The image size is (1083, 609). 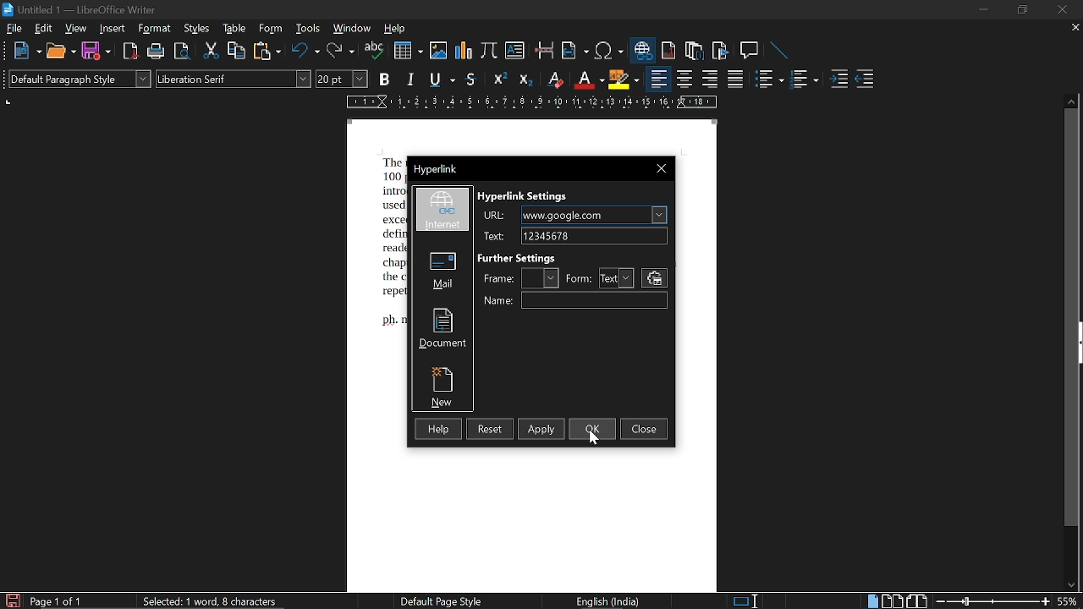 What do you see at coordinates (28, 51) in the screenshot?
I see `new` at bounding box center [28, 51].